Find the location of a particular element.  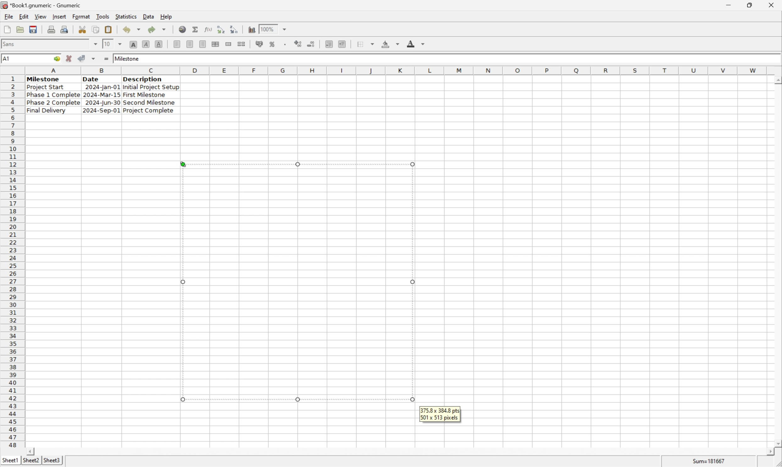

drop down is located at coordinates (285, 29).